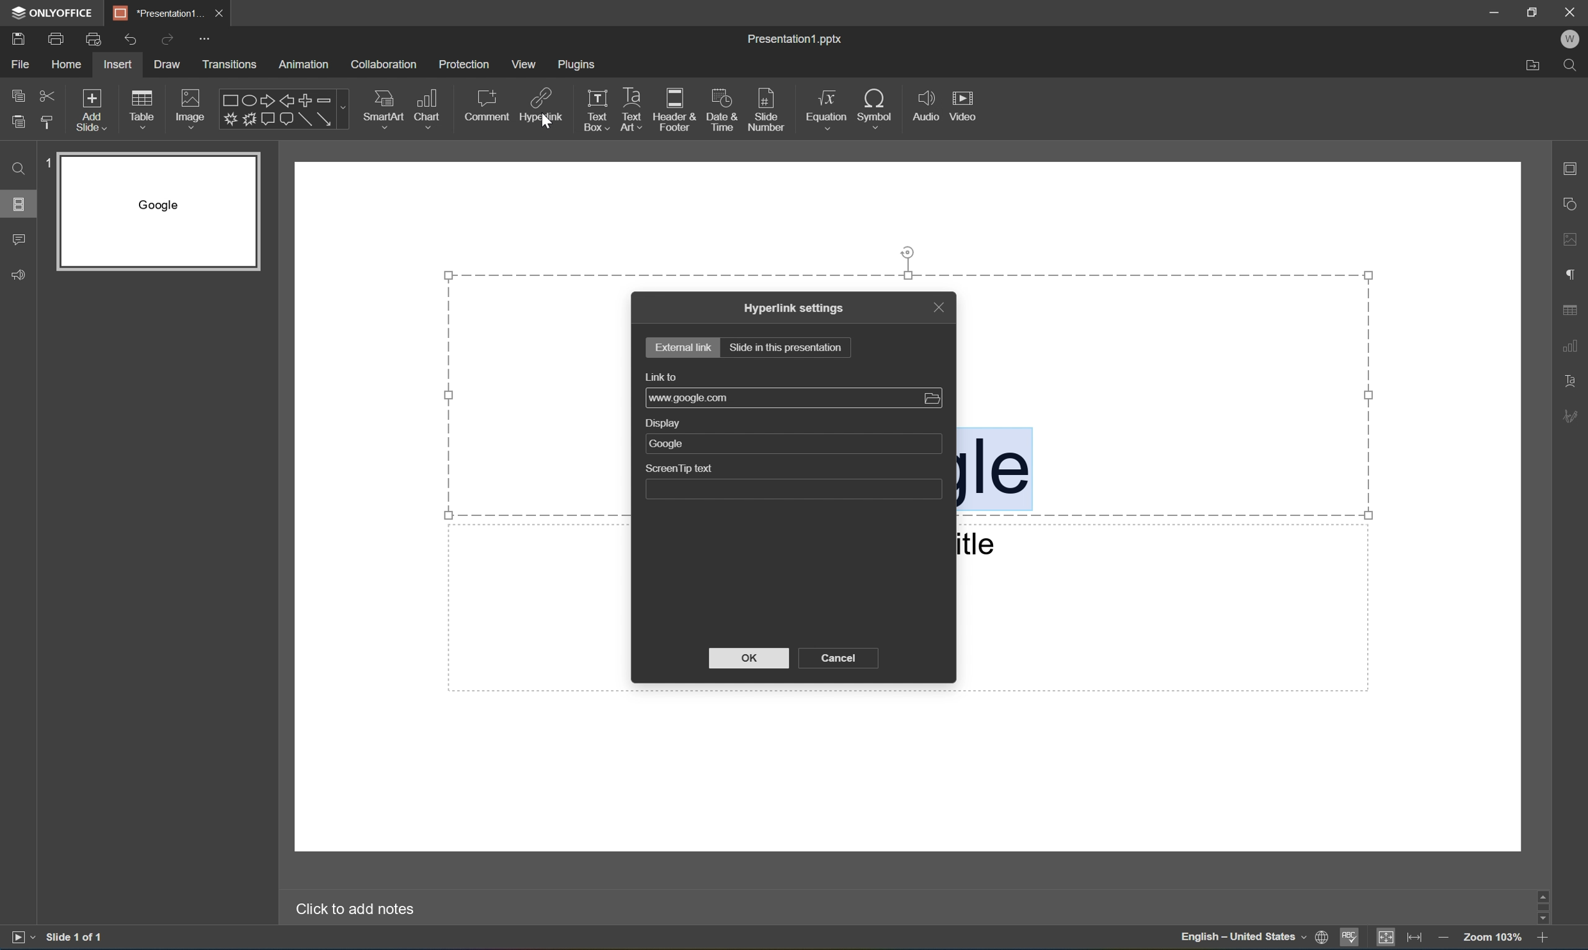 The height and width of the screenshot is (950, 1588). Describe the element at coordinates (17, 39) in the screenshot. I see `Save` at that location.